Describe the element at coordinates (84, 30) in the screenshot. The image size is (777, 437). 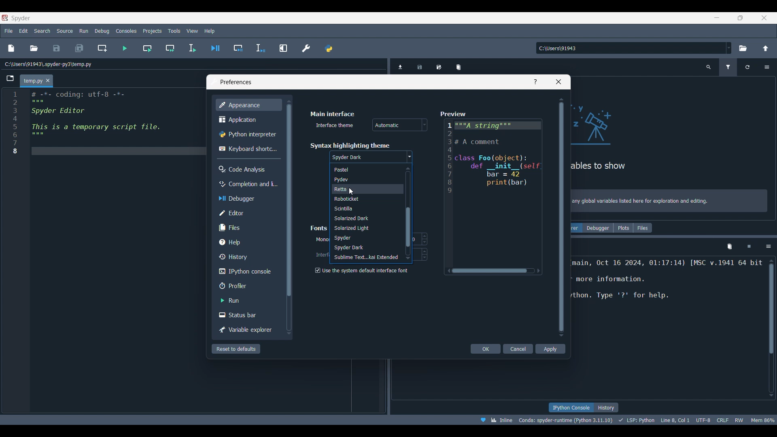
I see `Run menu` at that location.